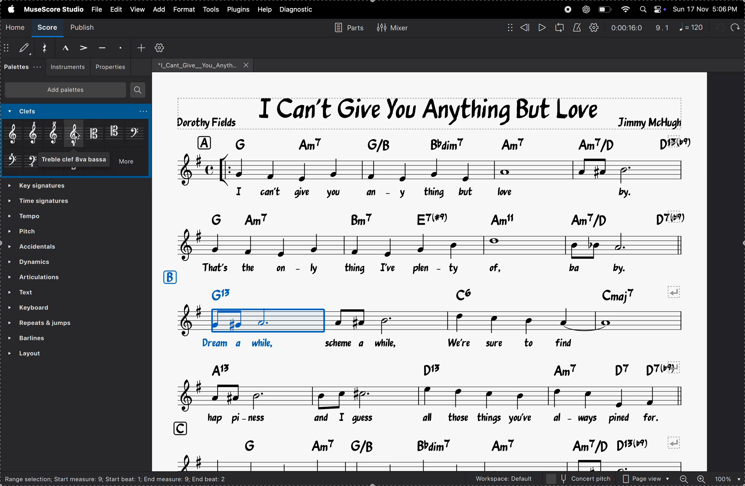  Describe the element at coordinates (694, 27) in the screenshot. I see `note` at that location.